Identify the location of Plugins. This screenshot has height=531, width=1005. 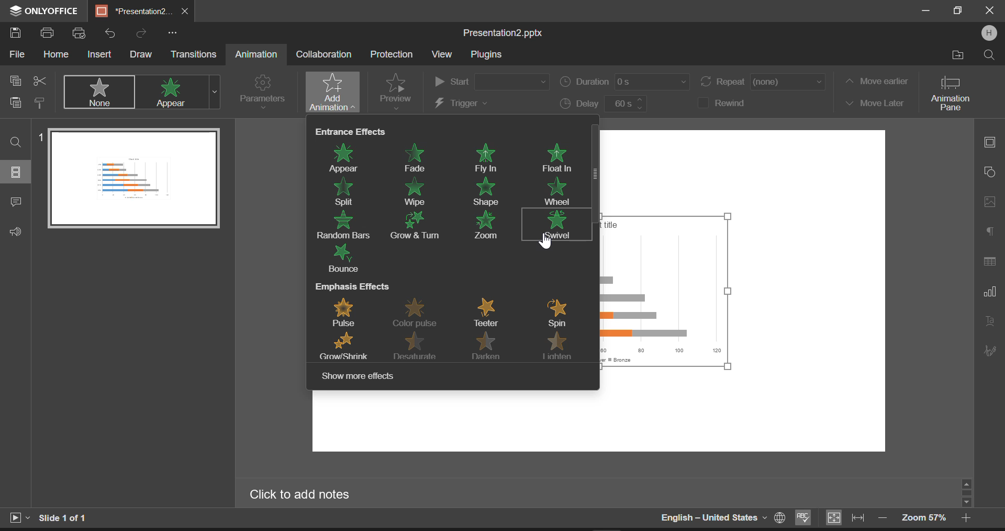
(486, 55).